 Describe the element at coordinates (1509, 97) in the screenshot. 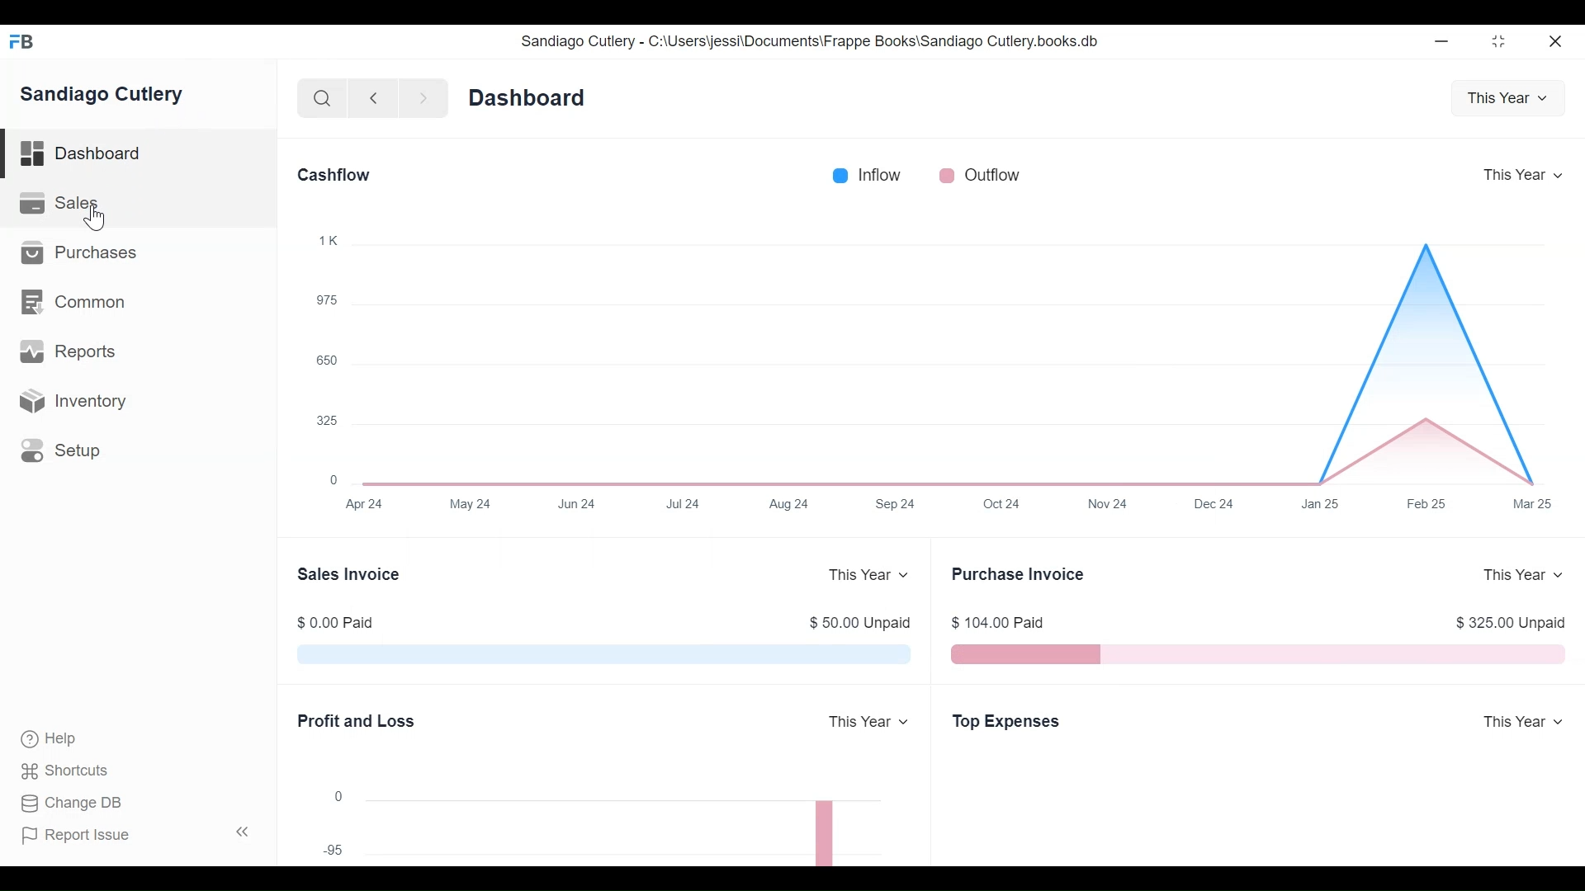

I see `This Year ` at that location.